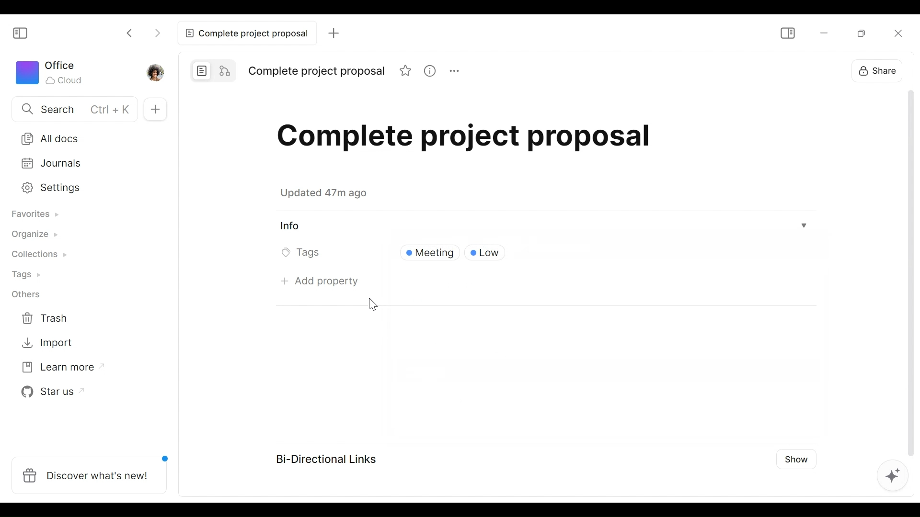 The width and height of the screenshot is (920, 517). I want to click on Tags, so click(30, 275).